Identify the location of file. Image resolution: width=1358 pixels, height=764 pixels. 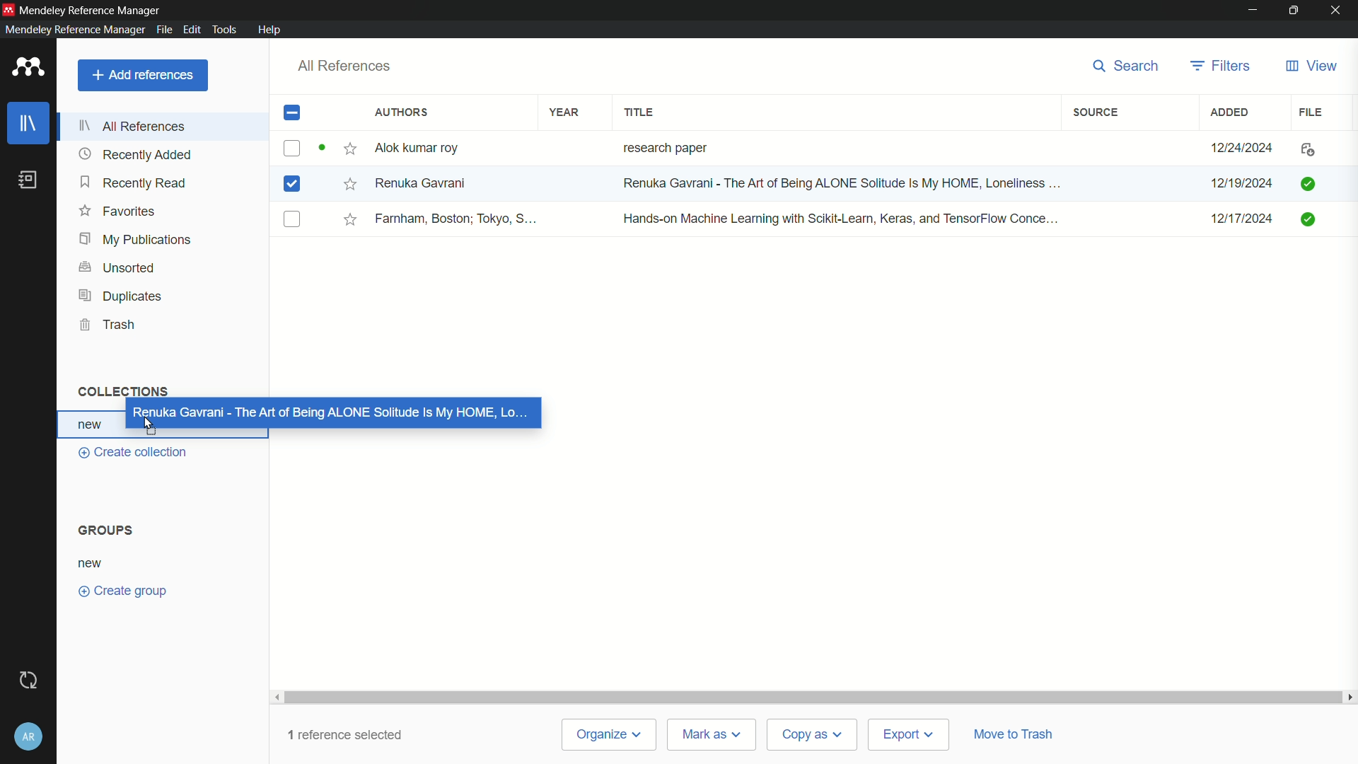
(1305, 149).